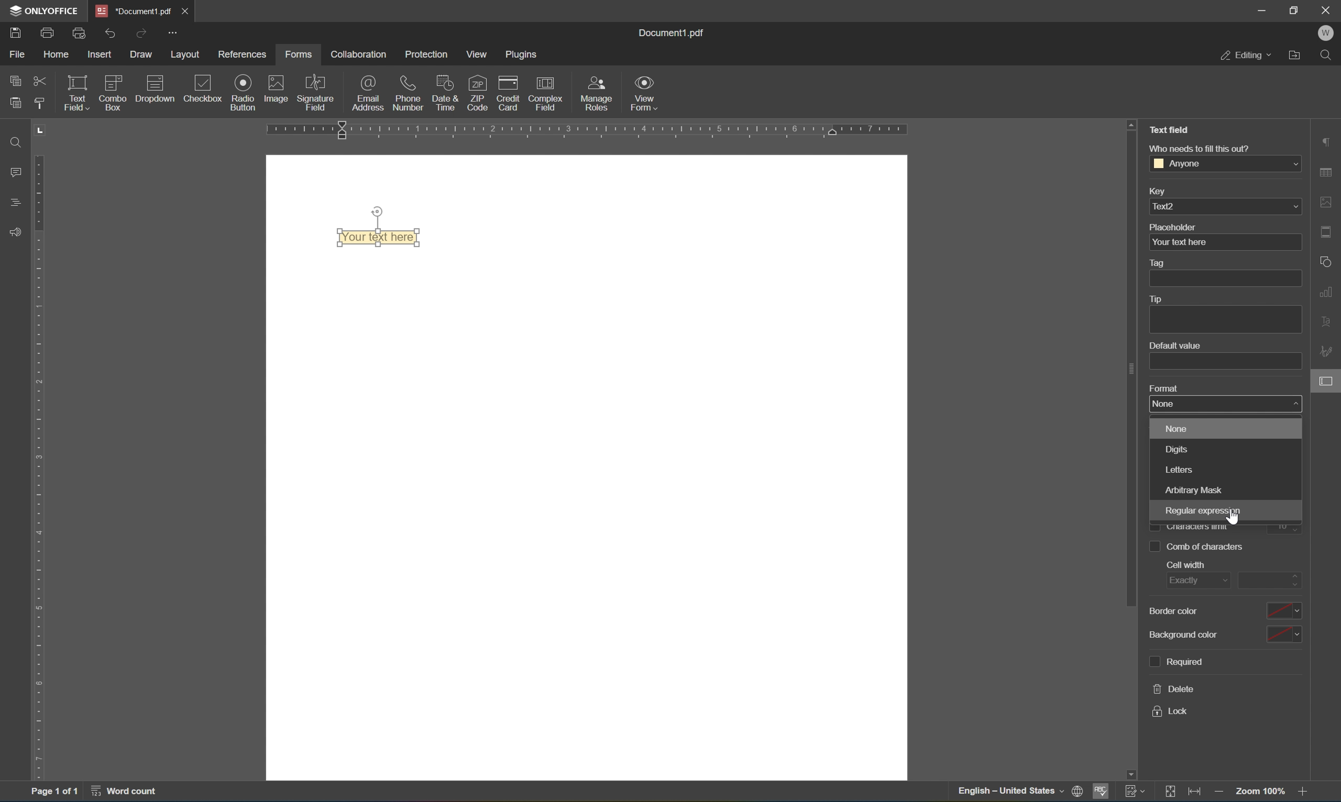 This screenshot has width=1341, height=802. I want to click on Find, so click(17, 143).